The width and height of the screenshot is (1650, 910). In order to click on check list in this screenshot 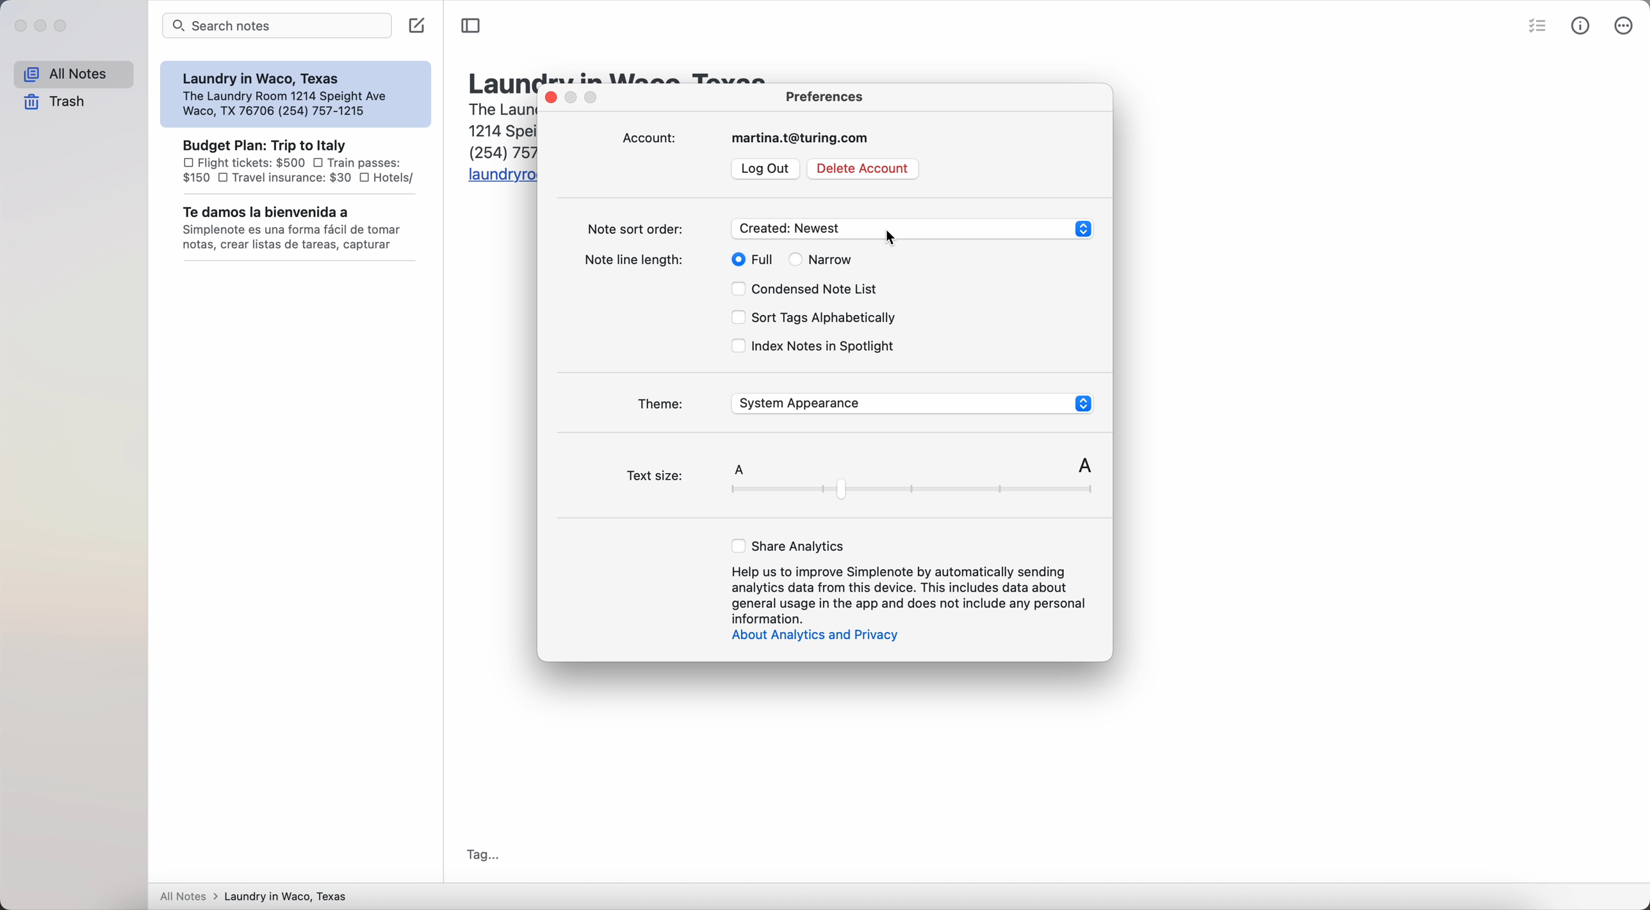, I will do `click(1540, 24)`.